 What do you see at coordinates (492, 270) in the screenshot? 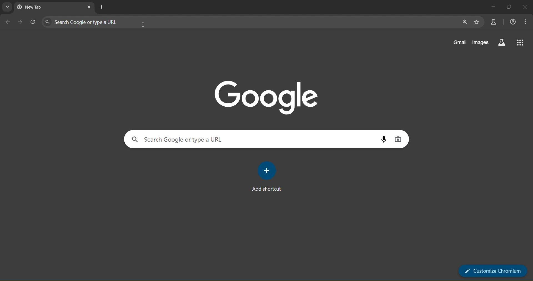
I see `customize chromium` at bounding box center [492, 270].